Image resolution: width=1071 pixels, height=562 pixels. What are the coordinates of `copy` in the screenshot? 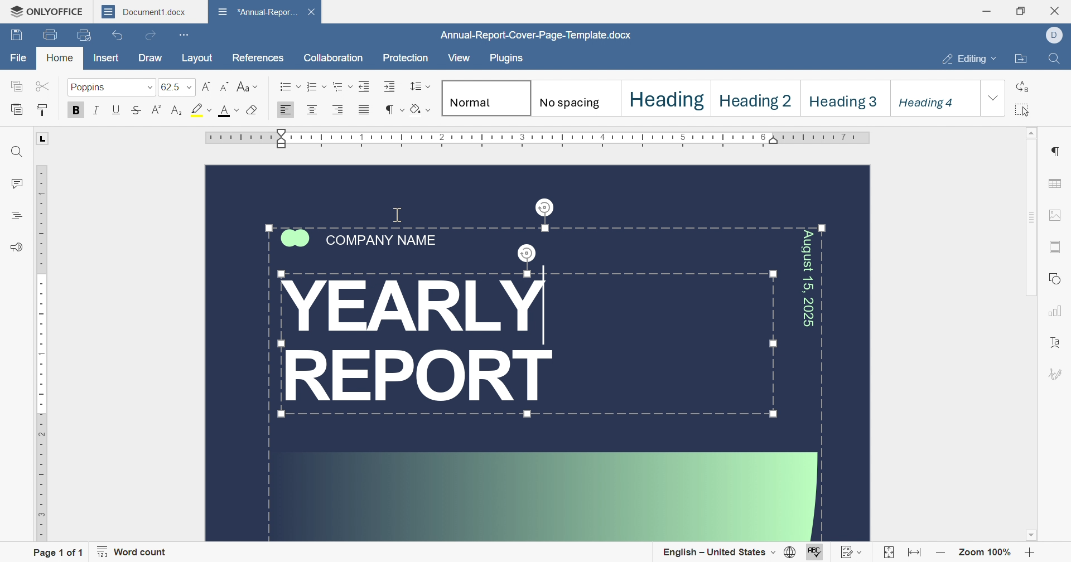 It's located at (18, 88).